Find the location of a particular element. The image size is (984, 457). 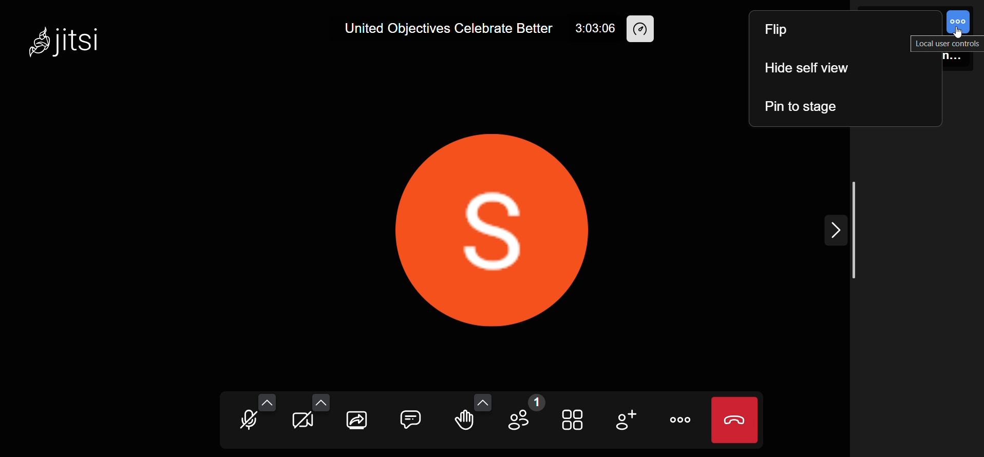

performance setting is located at coordinates (641, 29).